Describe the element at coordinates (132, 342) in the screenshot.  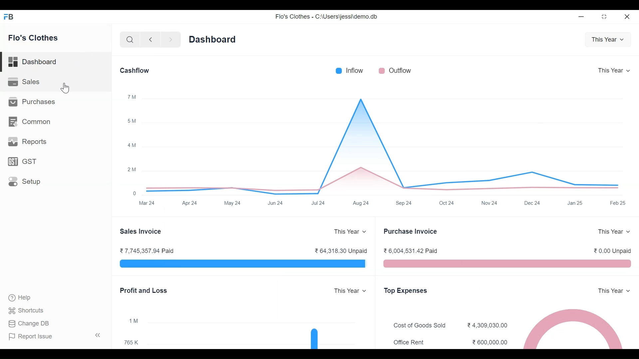
I see `765K` at that location.